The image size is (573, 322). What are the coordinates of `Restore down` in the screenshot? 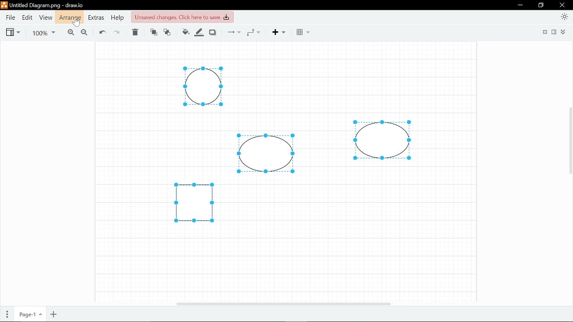 It's located at (541, 5).